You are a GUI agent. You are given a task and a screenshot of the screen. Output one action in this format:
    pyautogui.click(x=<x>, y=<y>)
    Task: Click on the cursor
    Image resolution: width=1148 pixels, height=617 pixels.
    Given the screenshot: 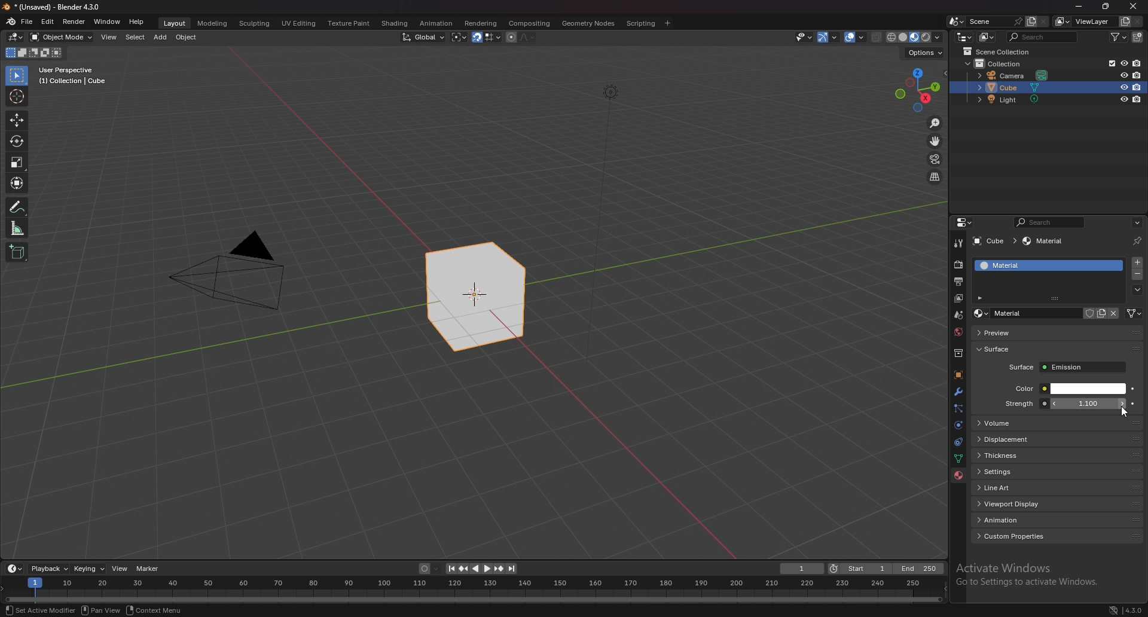 What is the action you would take?
    pyautogui.click(x=17, y=96)
    